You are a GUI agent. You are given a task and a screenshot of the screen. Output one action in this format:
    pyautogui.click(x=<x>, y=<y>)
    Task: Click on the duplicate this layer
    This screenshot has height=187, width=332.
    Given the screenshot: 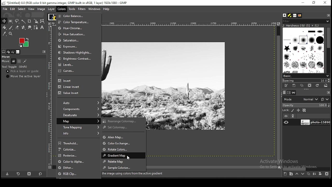 What is the action you would take?
    pyautogui.click(x=308, y=174)
    